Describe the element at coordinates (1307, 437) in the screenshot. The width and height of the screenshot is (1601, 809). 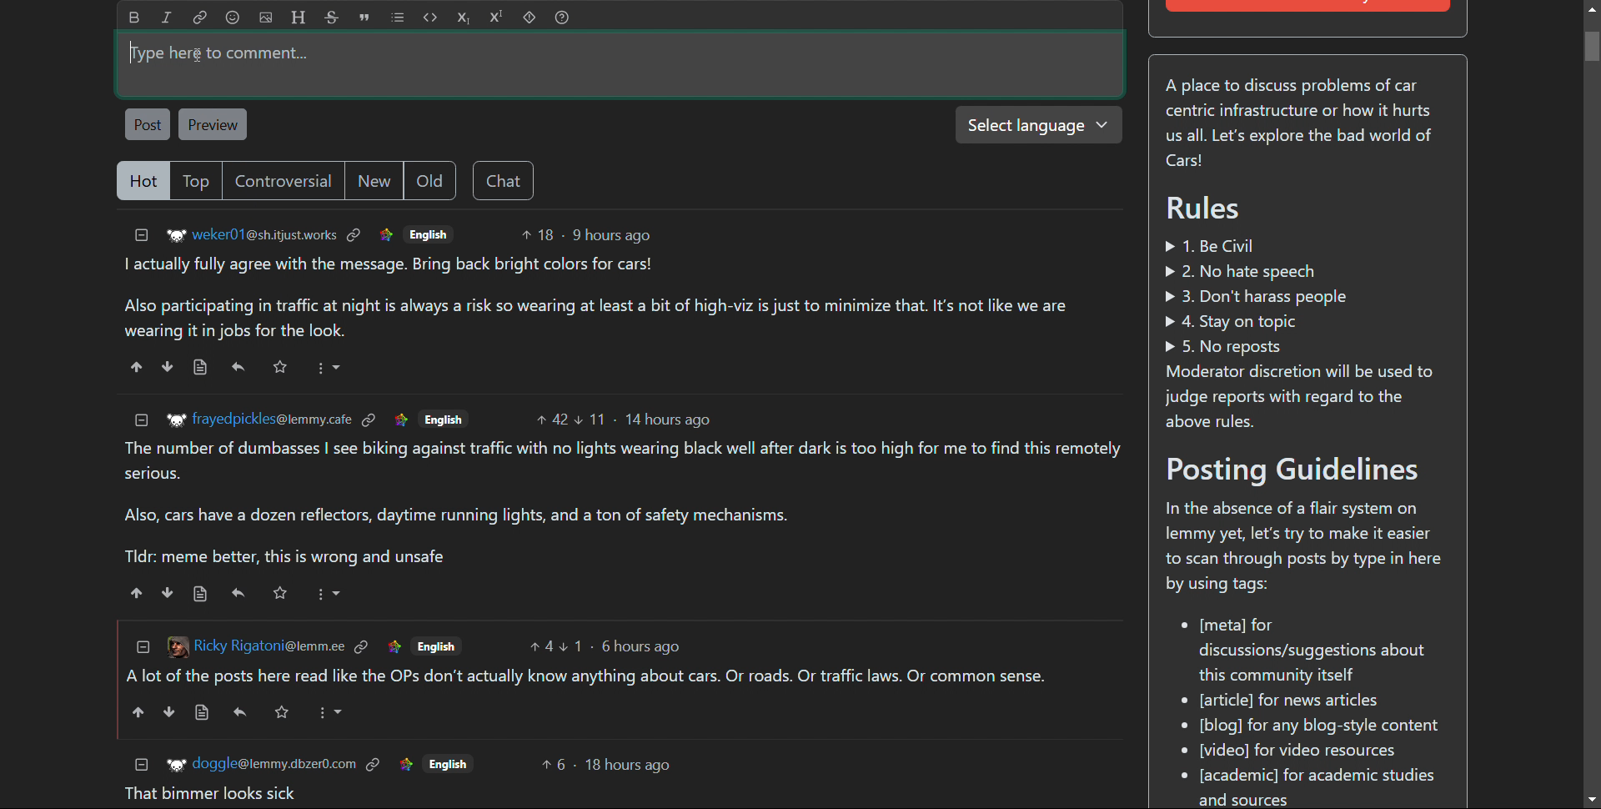
I see `A place to discuss problems of car
centric infrastructure or how it hurts
us all. Let's explore the bad world of
Cars!

Rules

» 1. Be Civil

» 2. No hate speech

» 3. Don't harass people

> 4. Stay on topic

» 5. No reposts

Moderator discretion will be used to
judge reports with regard to the
above rules.

Posting Guidelines
In the absence of a flair system on
lemmy yet, let's try to make it easier
to scan through posts by type in here
by using tags:

* [meta] for
discussions/suggestions about
this community itself

eo [article] for news articles

[blog] for any blog-style content

* [video] for video resources

* [academic] for academic studies
and sources` at that location.